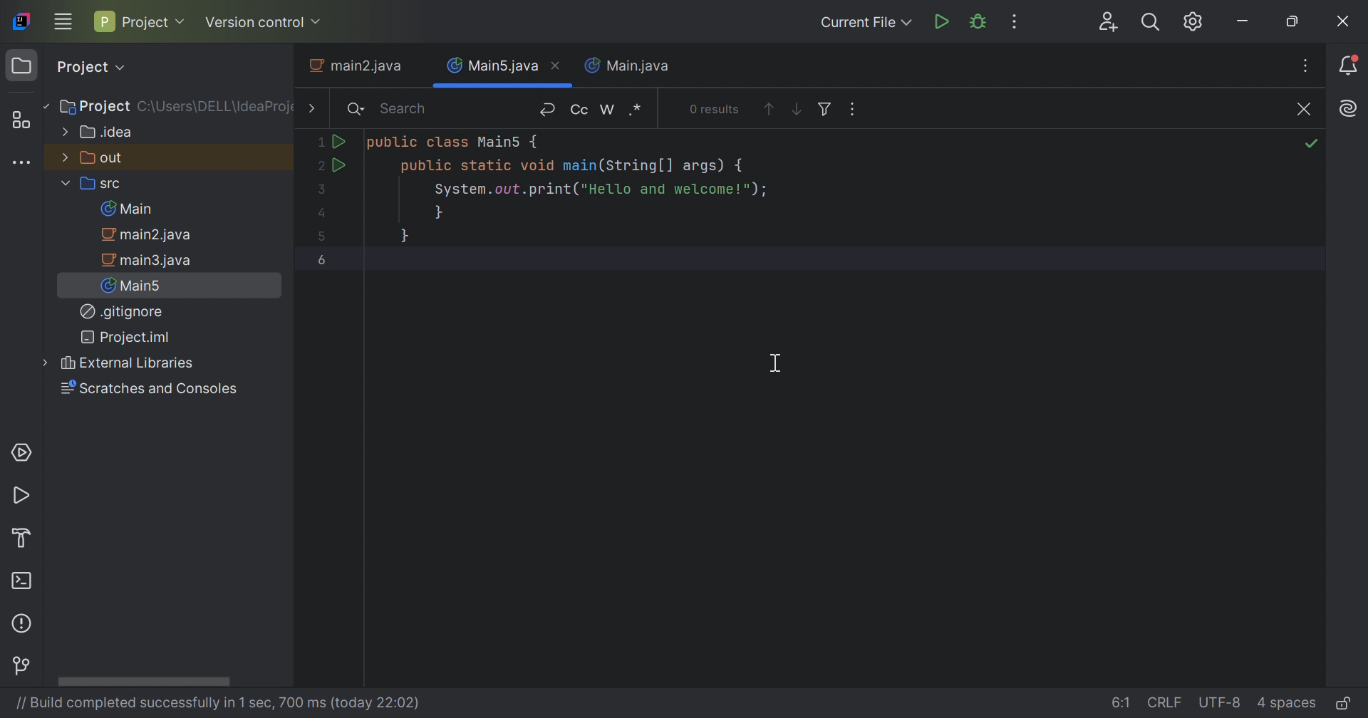 The image size is (1368, 718). Describe the element at coordinates (24, 583) in the screenshot. I see `Terminal` at that location.